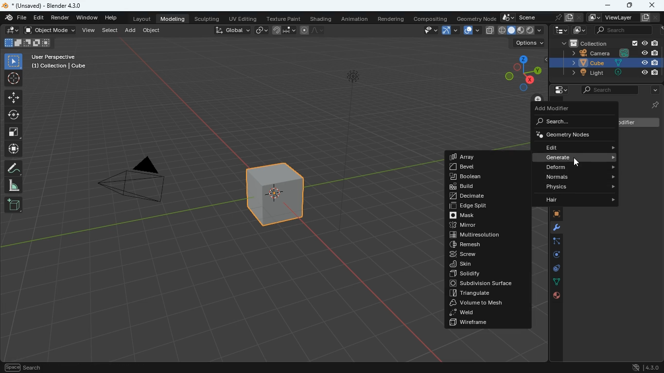  Describe the element at coordinates (571, 134) in the screenshot. I see `geometry nodes` at that location.